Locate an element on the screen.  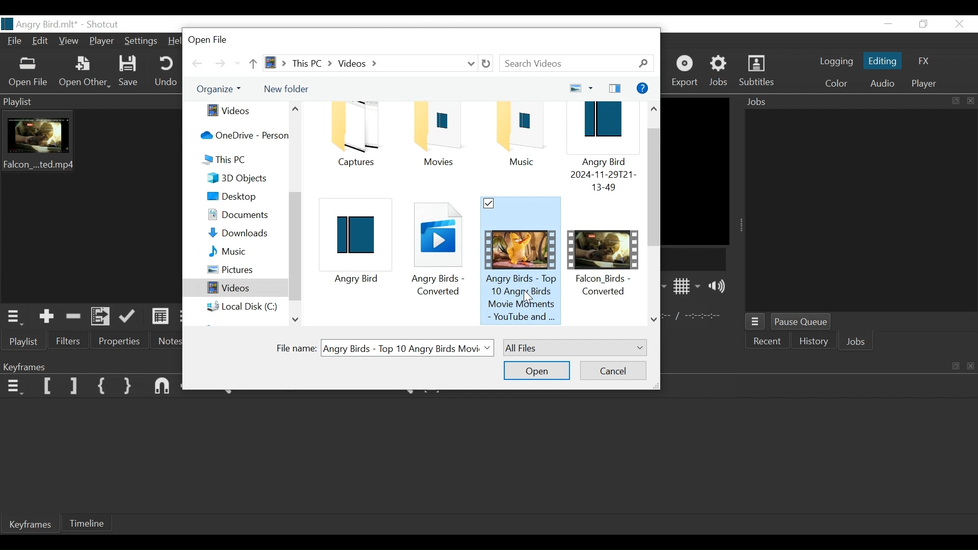
Add files to Playlist is located at coordinates (99, 317).